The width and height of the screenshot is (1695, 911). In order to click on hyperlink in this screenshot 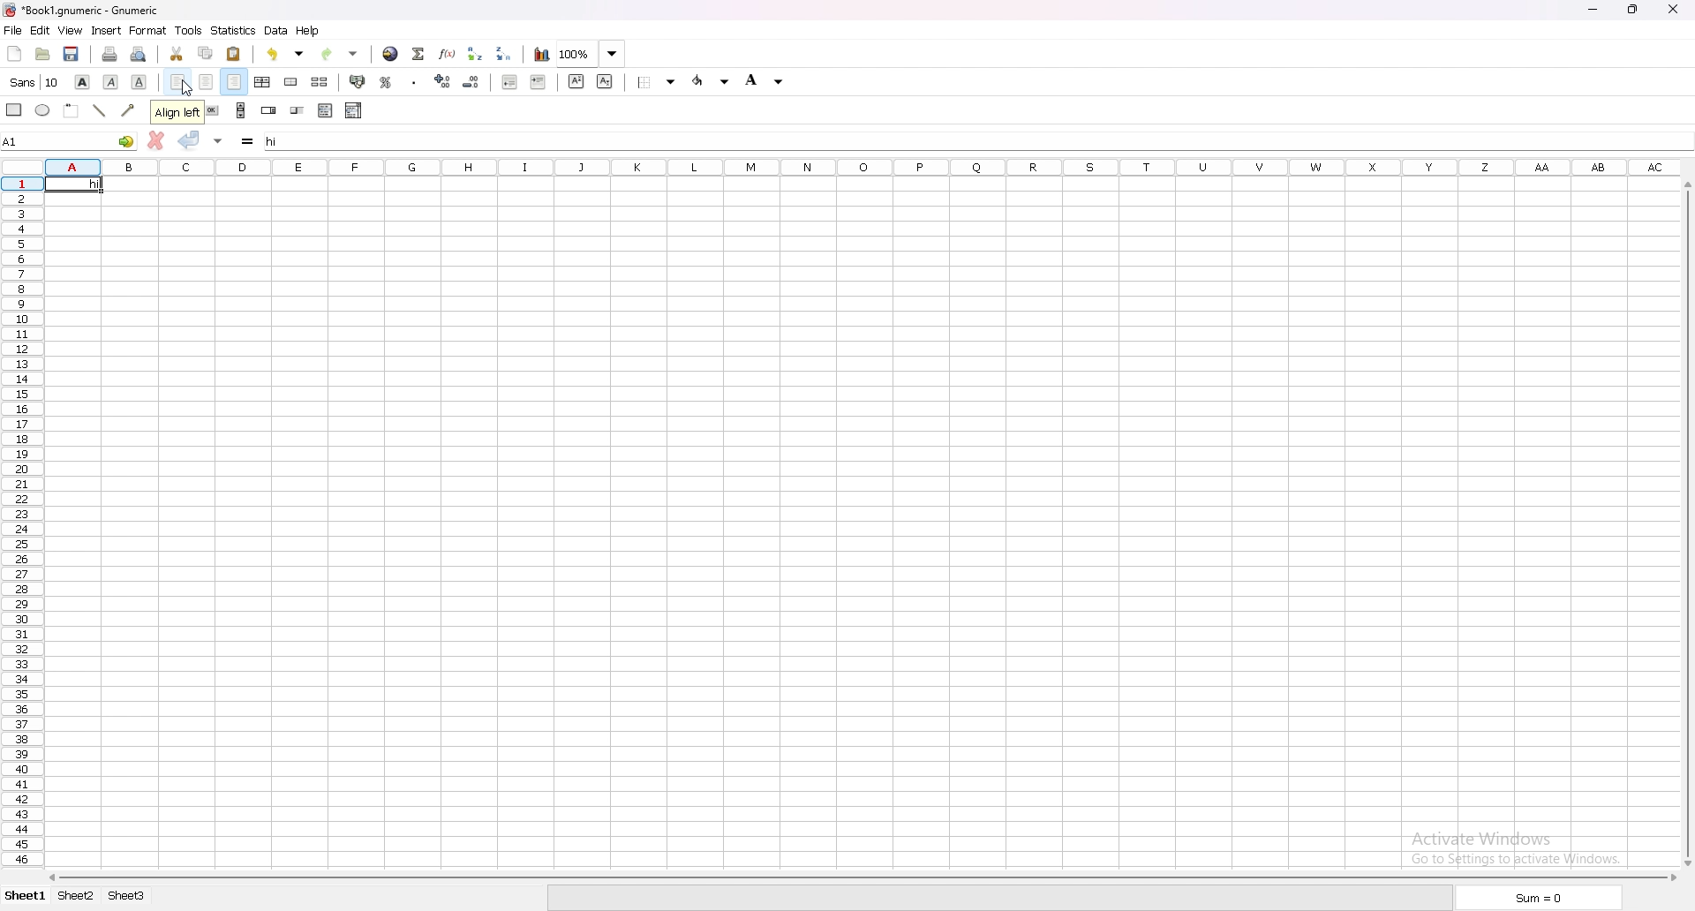, I will do `click(389, 55)`.